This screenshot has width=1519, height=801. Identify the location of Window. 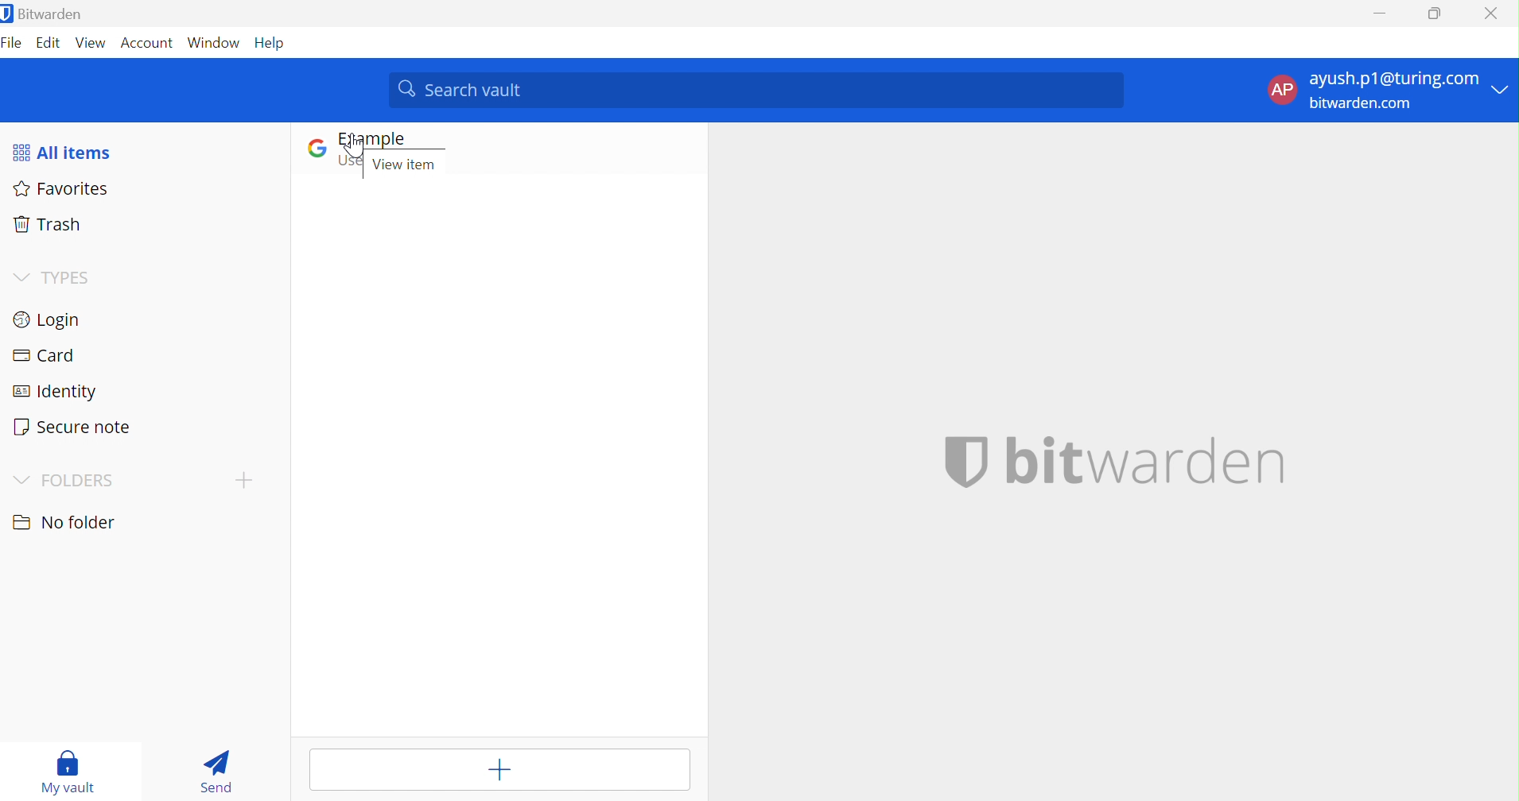
(214, 42).